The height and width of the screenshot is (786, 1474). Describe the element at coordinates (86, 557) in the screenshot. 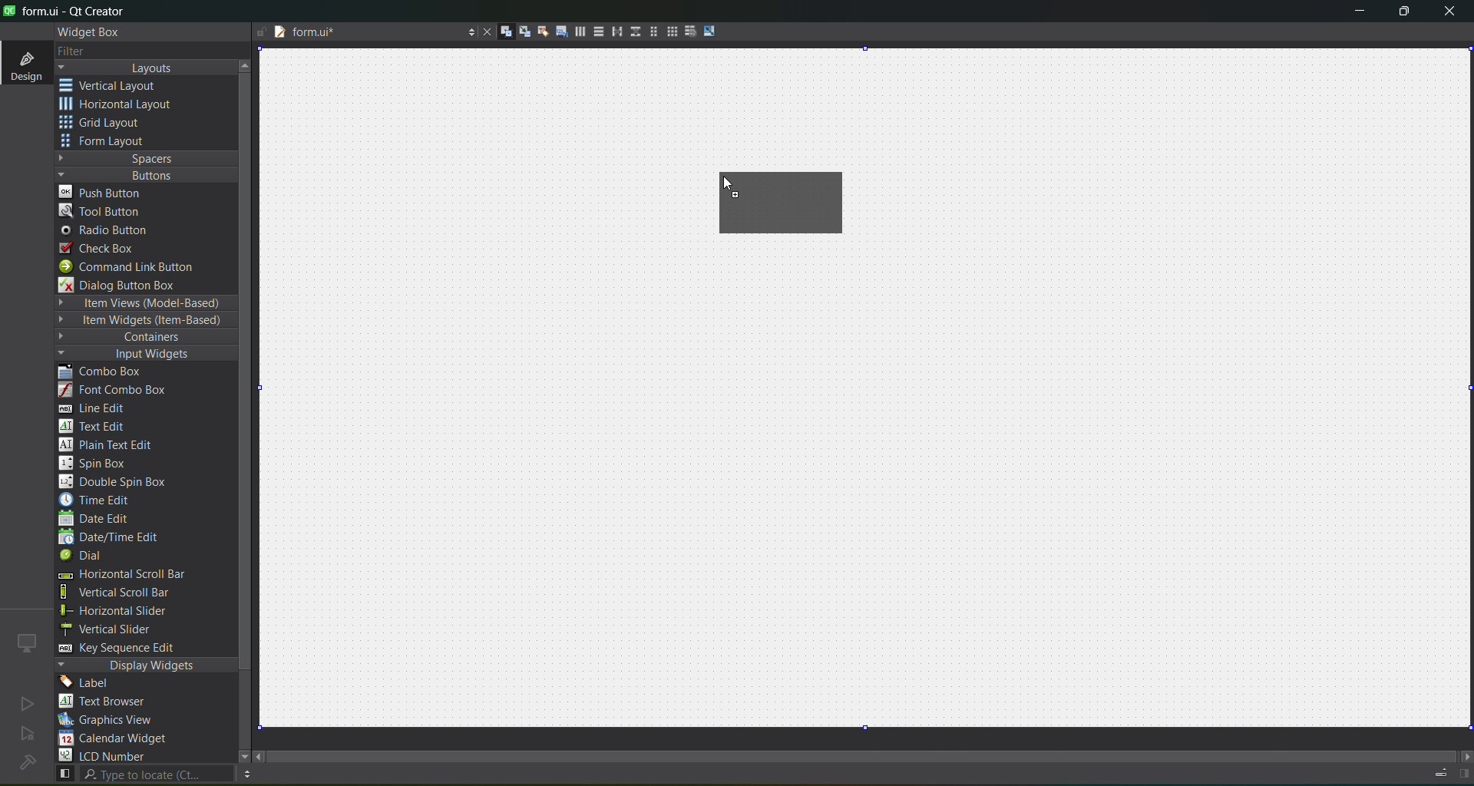

I see `dial` at that location.